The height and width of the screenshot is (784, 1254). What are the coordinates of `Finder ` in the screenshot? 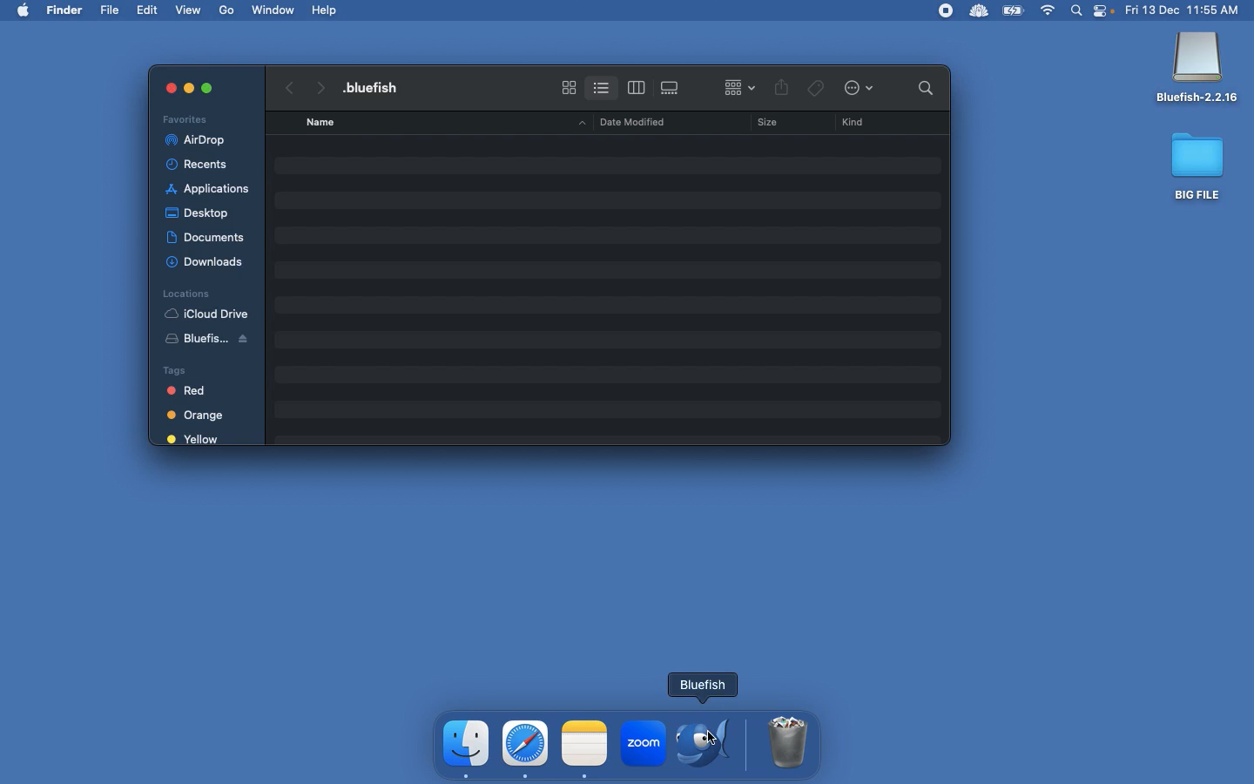 It's located at (65, 10).